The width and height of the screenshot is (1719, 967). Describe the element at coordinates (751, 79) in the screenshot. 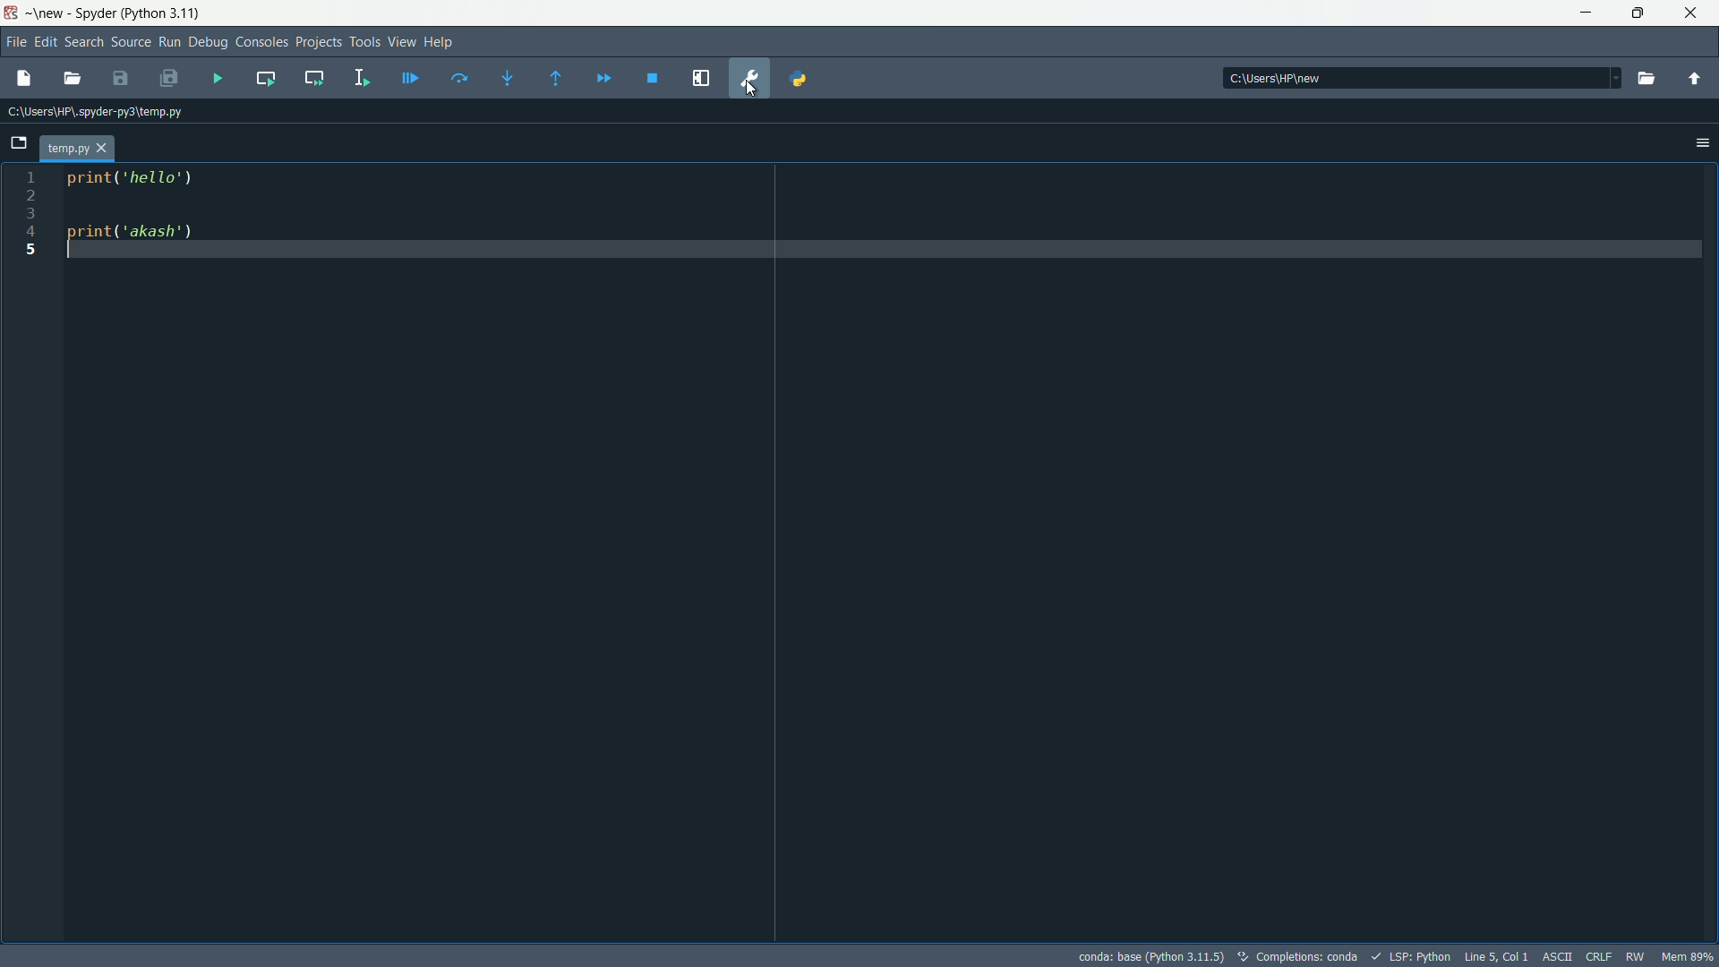

I see `preferences` at that location.